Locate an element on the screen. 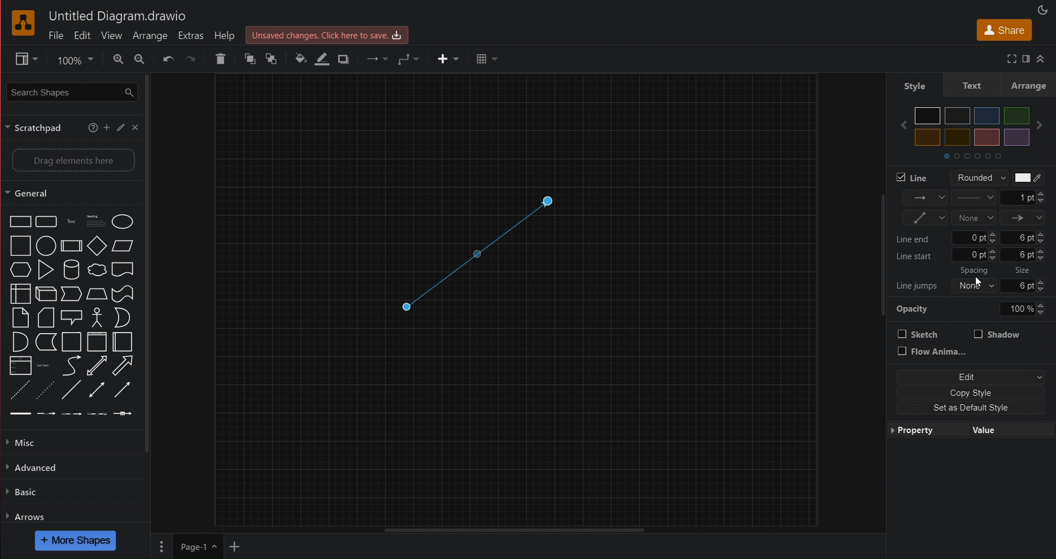 This screenshot has height=559, width=1056. Line is located at coordinates (914, 177).